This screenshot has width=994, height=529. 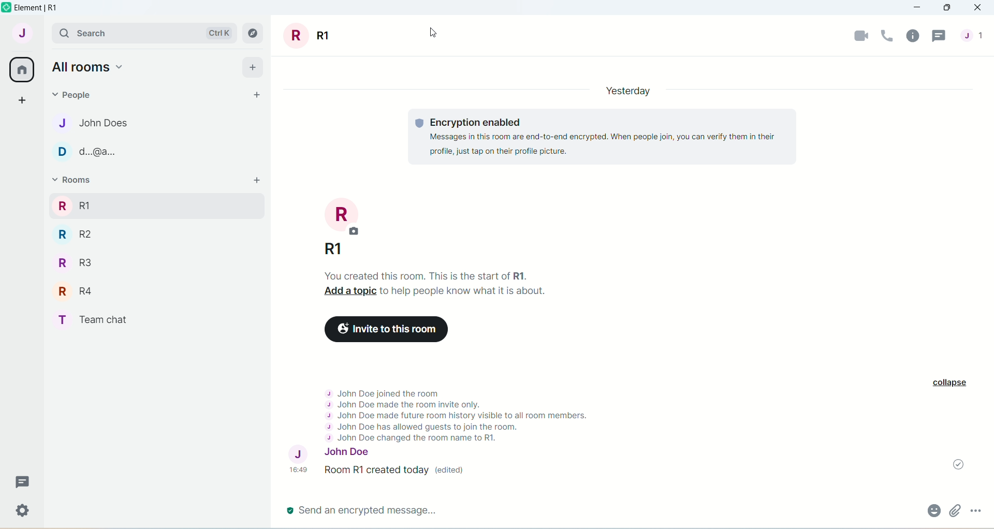 I want to click on all rooms, so click(x=21, y=71).